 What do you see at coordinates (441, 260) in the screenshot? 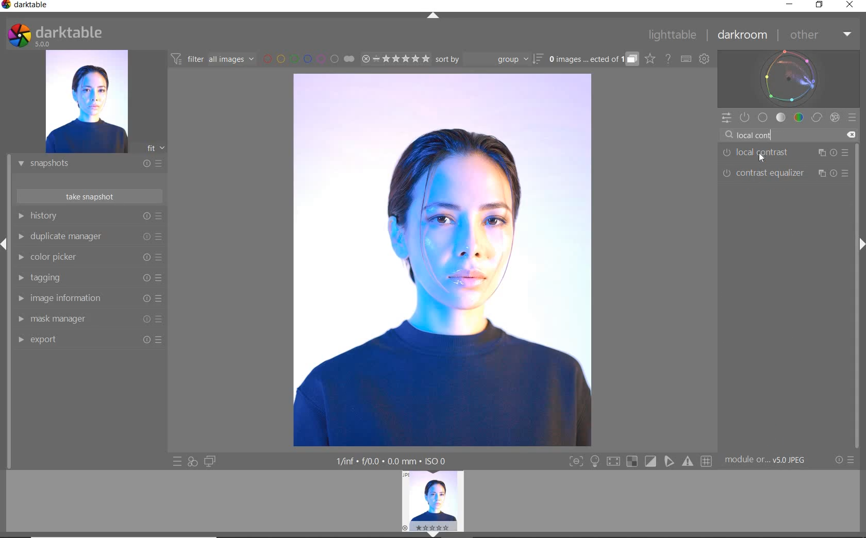
I see `SELECTED IMAGE` at bounding box center [441, 260].